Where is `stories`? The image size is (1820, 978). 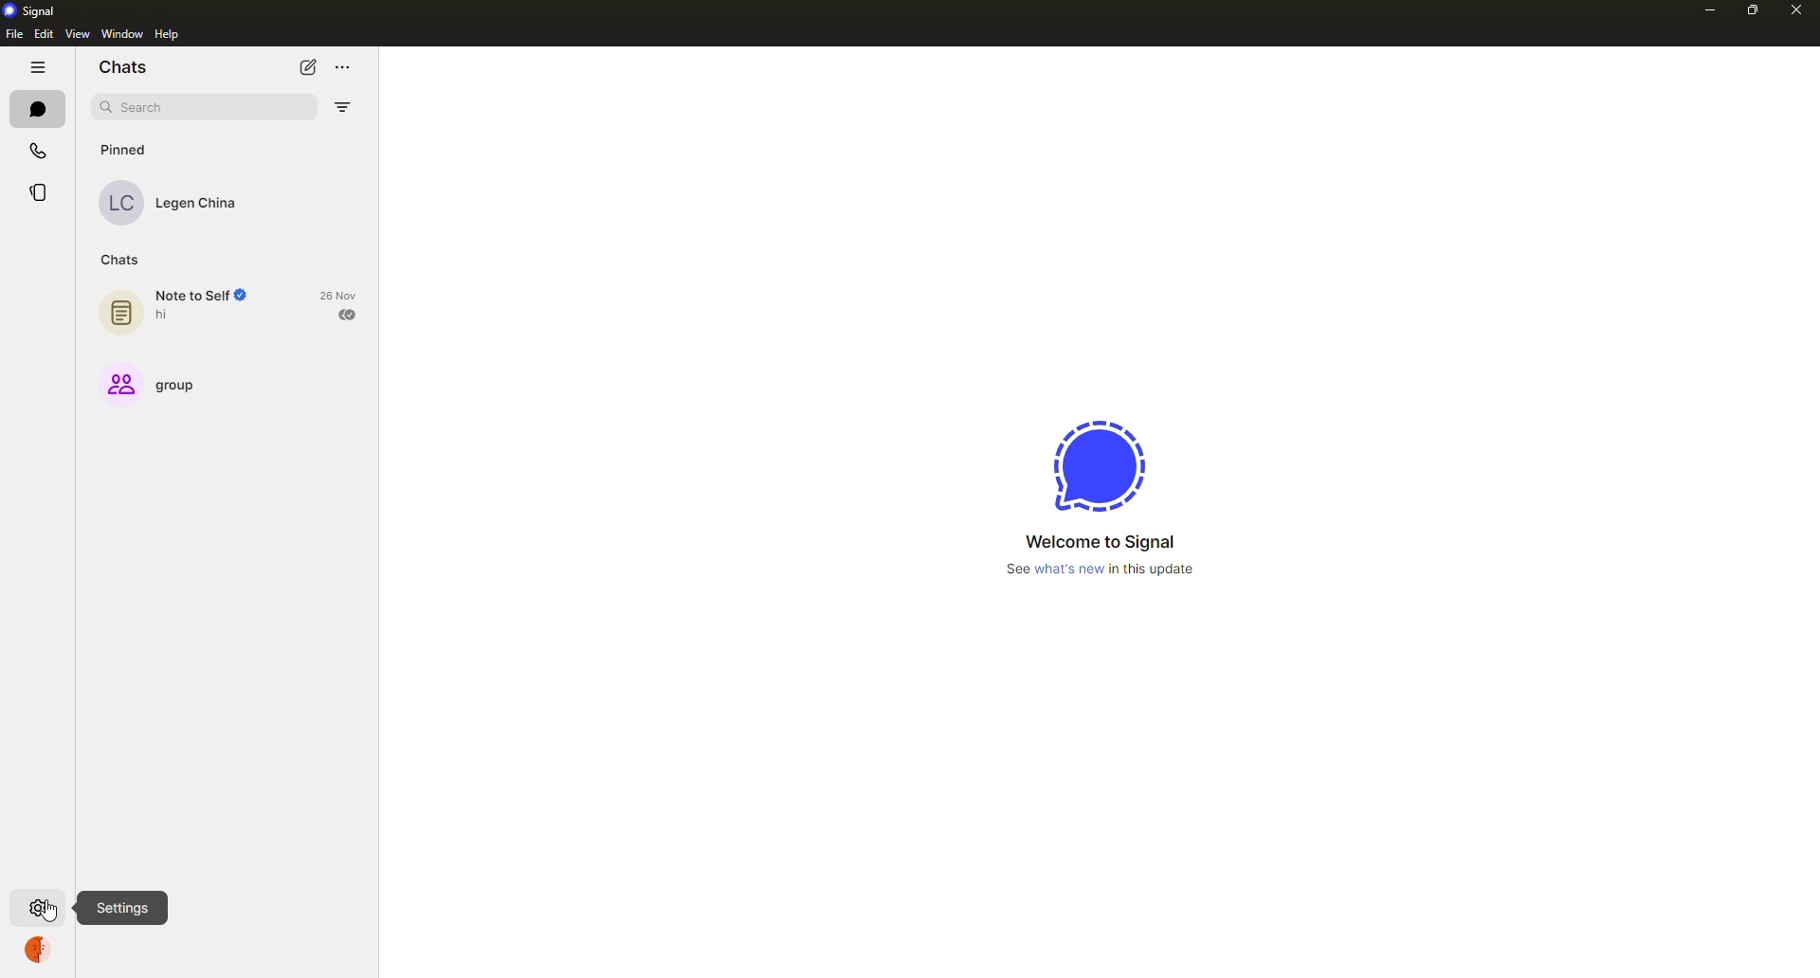 stories is located at coordinates (41, 192).